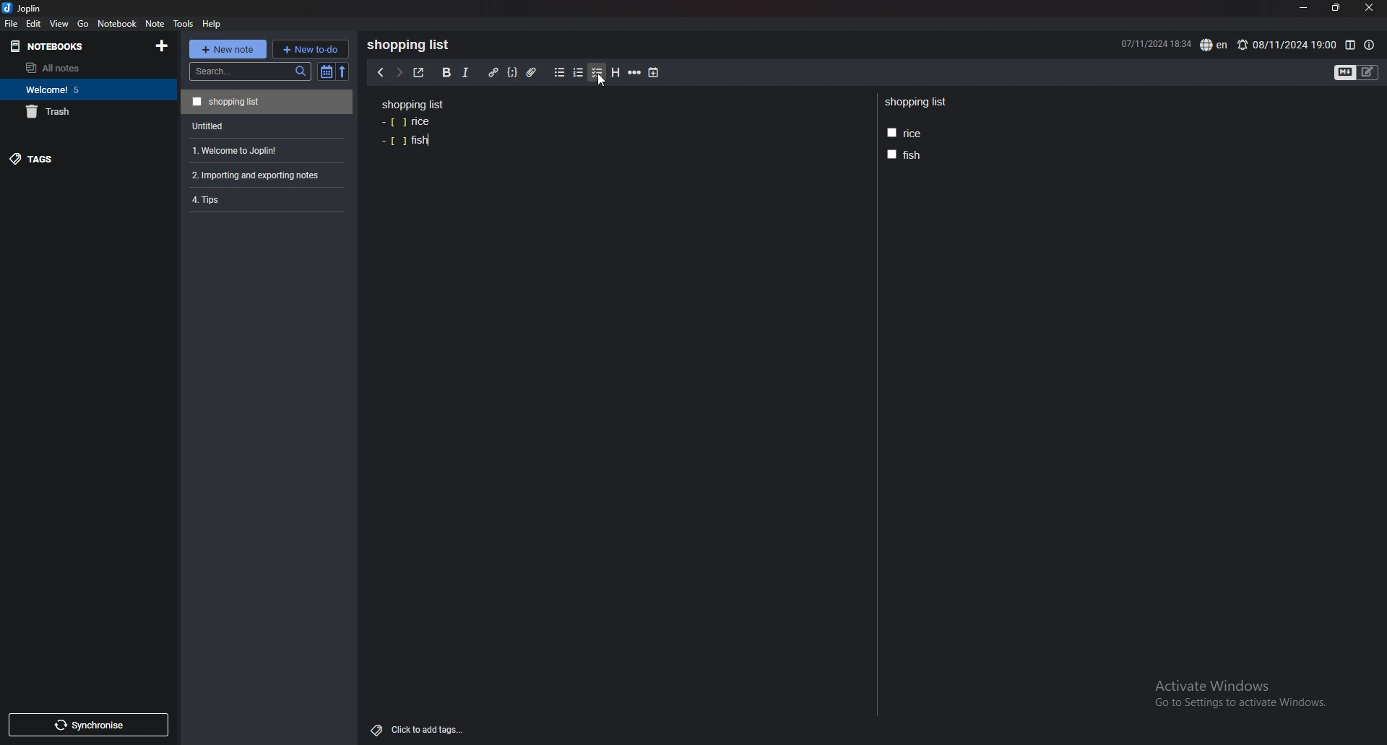 Image resolution: width=1387 pixels, height=745 pixels. What do you see at coordinates (559, 73) in the screenshot?
I see `bullet list` at bounding box center [559, 73].